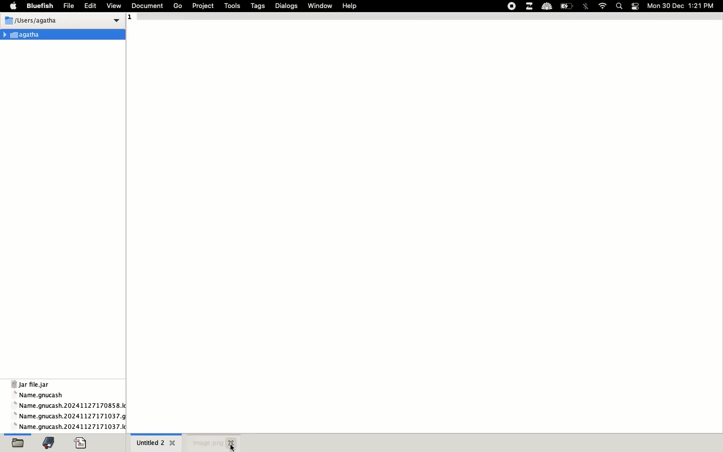  What do you see at coordinates (603, 6) in the screenshot?
I see `internet` at bounding box center [603, 6].